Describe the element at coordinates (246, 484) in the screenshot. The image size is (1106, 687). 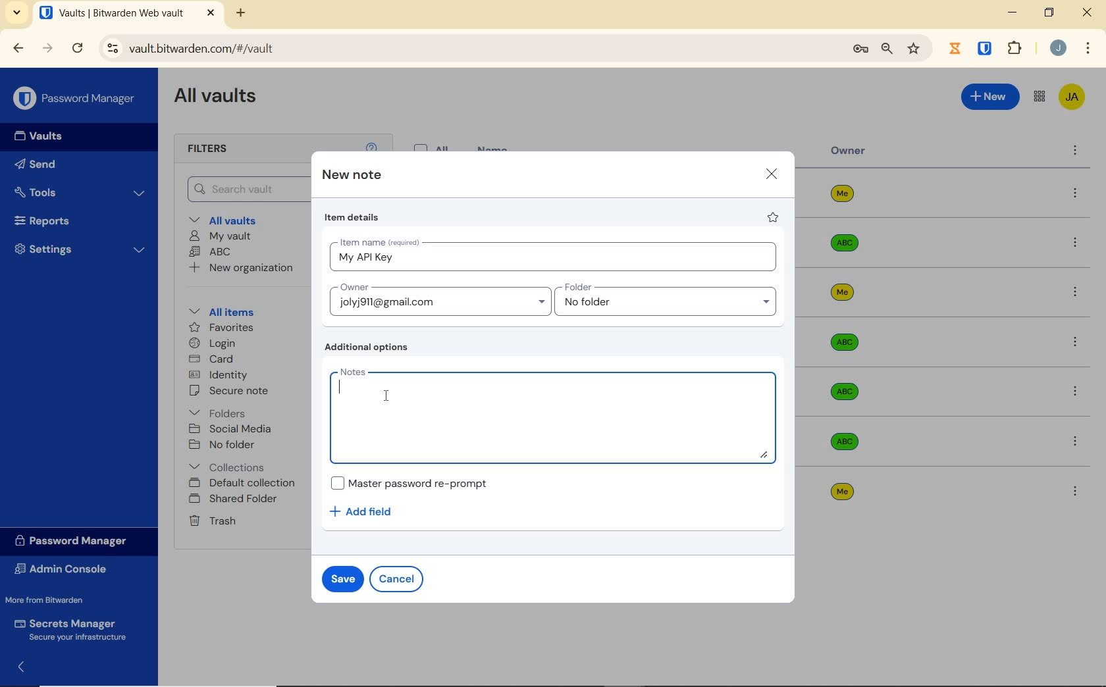
I see `Default collection` at that location.